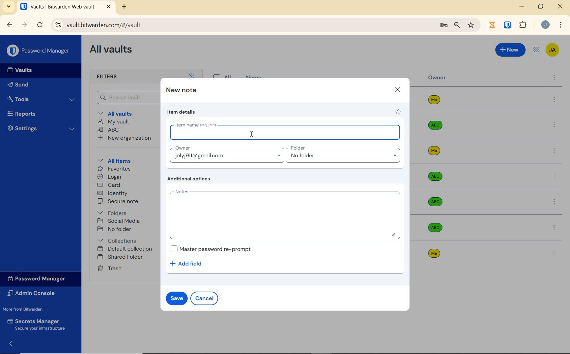 The width and height of the screenshot is (570, 354). I want to click on SOCIAL MEDIA, so click(120, 221).